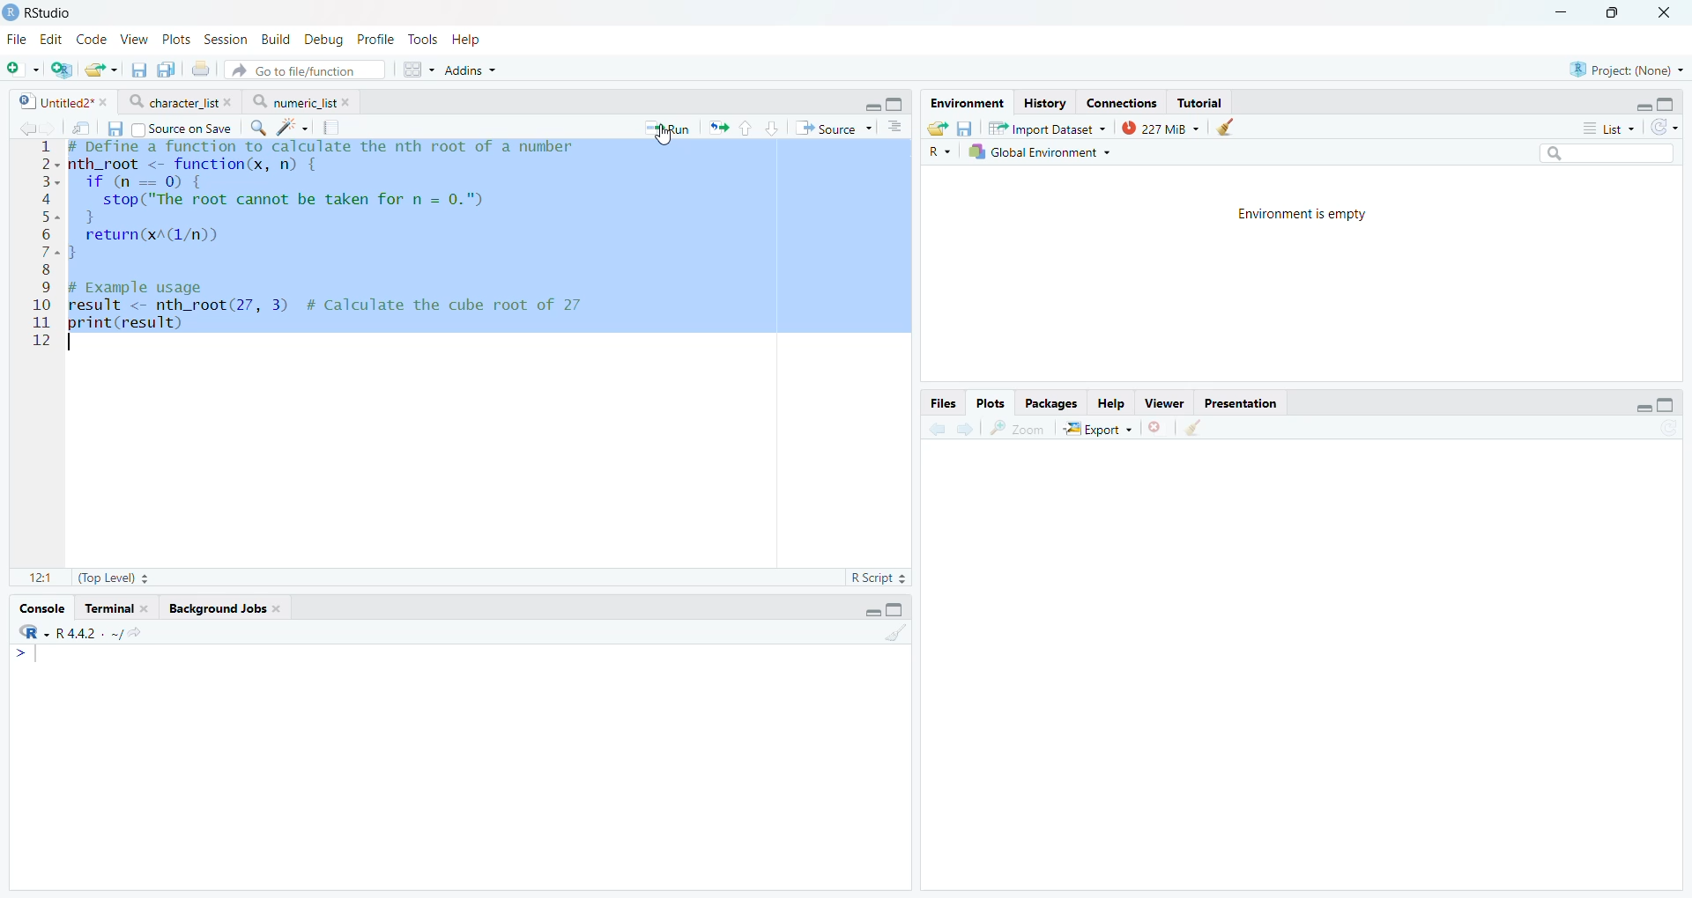 This screenshot has height=898, width=1692. What do you see at coordinates (53, 38) in the screenshot?
I see `Edit` at bounding box center [53, 38].